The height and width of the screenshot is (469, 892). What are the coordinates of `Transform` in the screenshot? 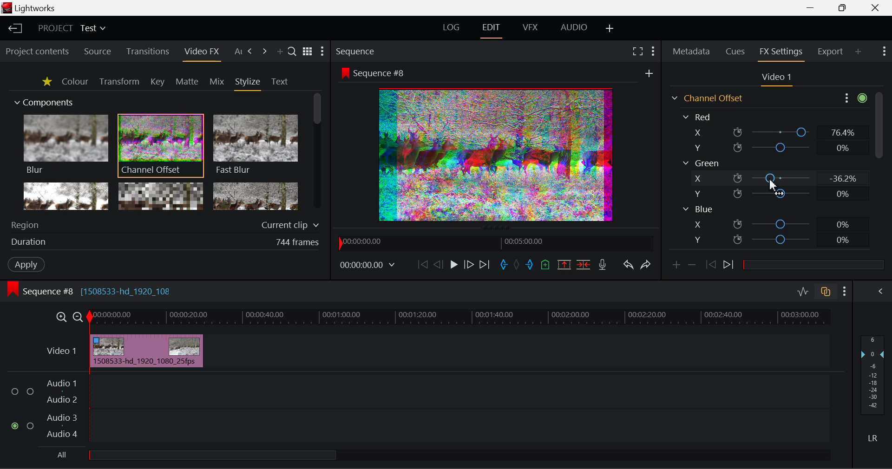 It's located at (119, 82).